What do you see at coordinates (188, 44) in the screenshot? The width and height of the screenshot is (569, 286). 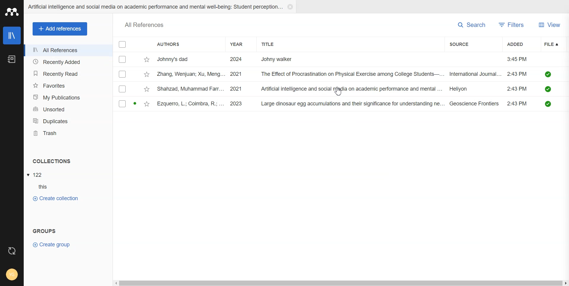 I see `Authors` at bounding box center [188, 44].